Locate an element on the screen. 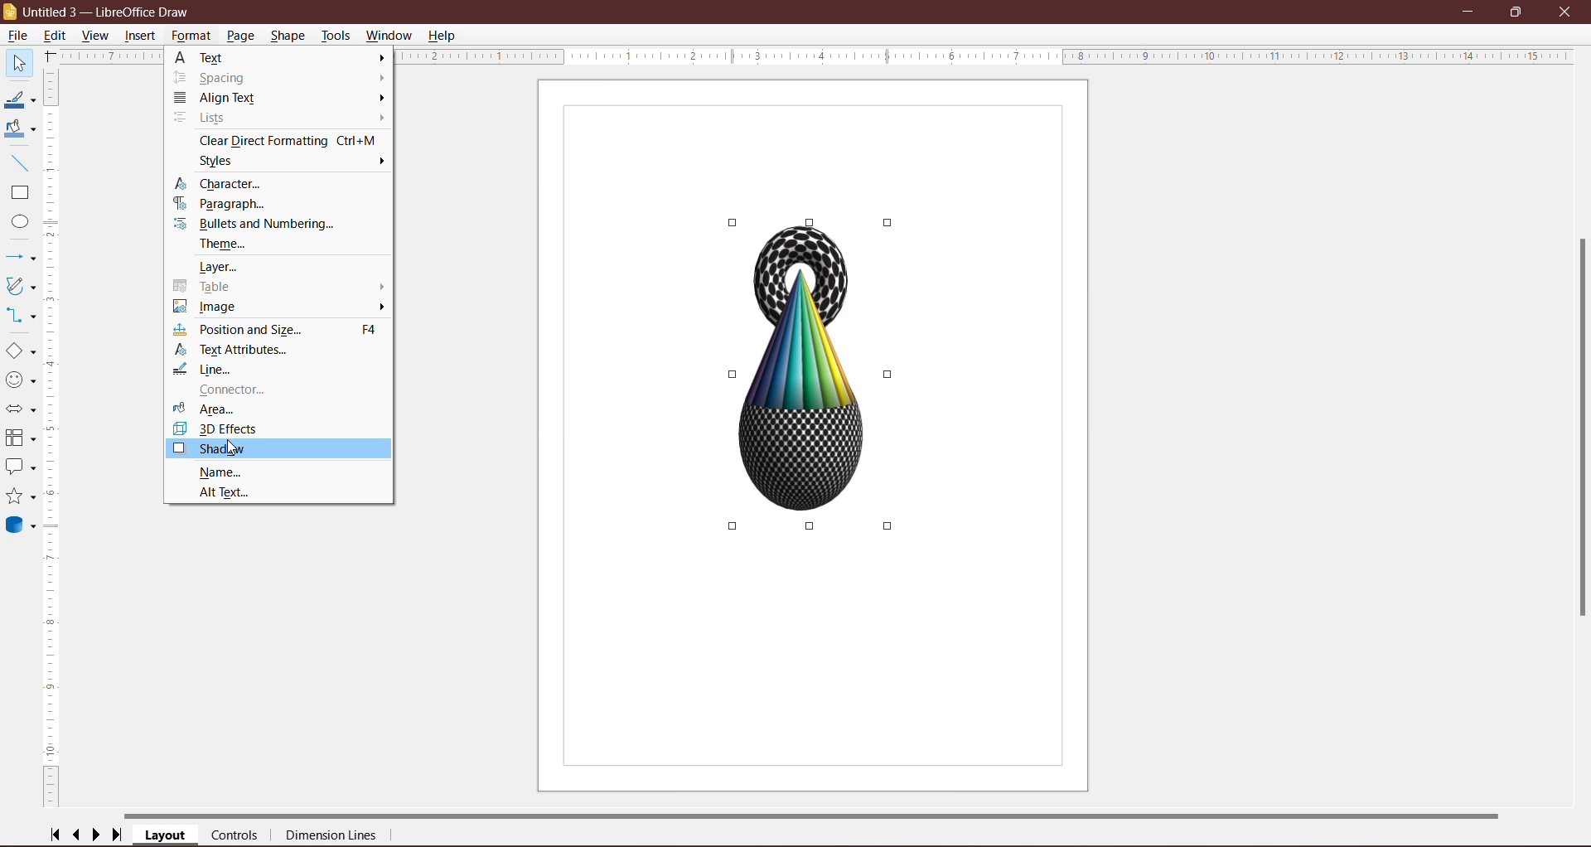 Image resolution: width=1591 pixels, height=847 pixels. Select is located at coordinates (18, 62).